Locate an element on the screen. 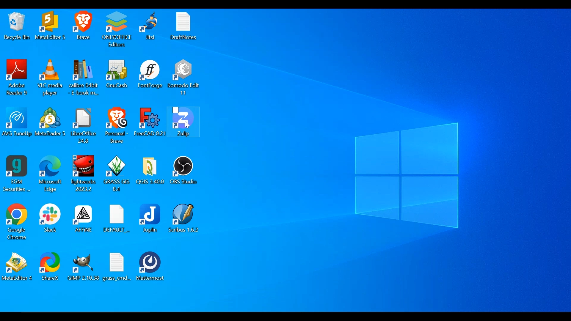  Brave Desktop icon is located at coordinates (117, 125).